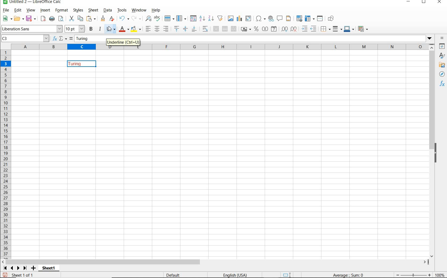 This screenshot has width=447, height=278. Describe the element at coordinates (7, 19) in the screenshot. I see `NEW` at that location.